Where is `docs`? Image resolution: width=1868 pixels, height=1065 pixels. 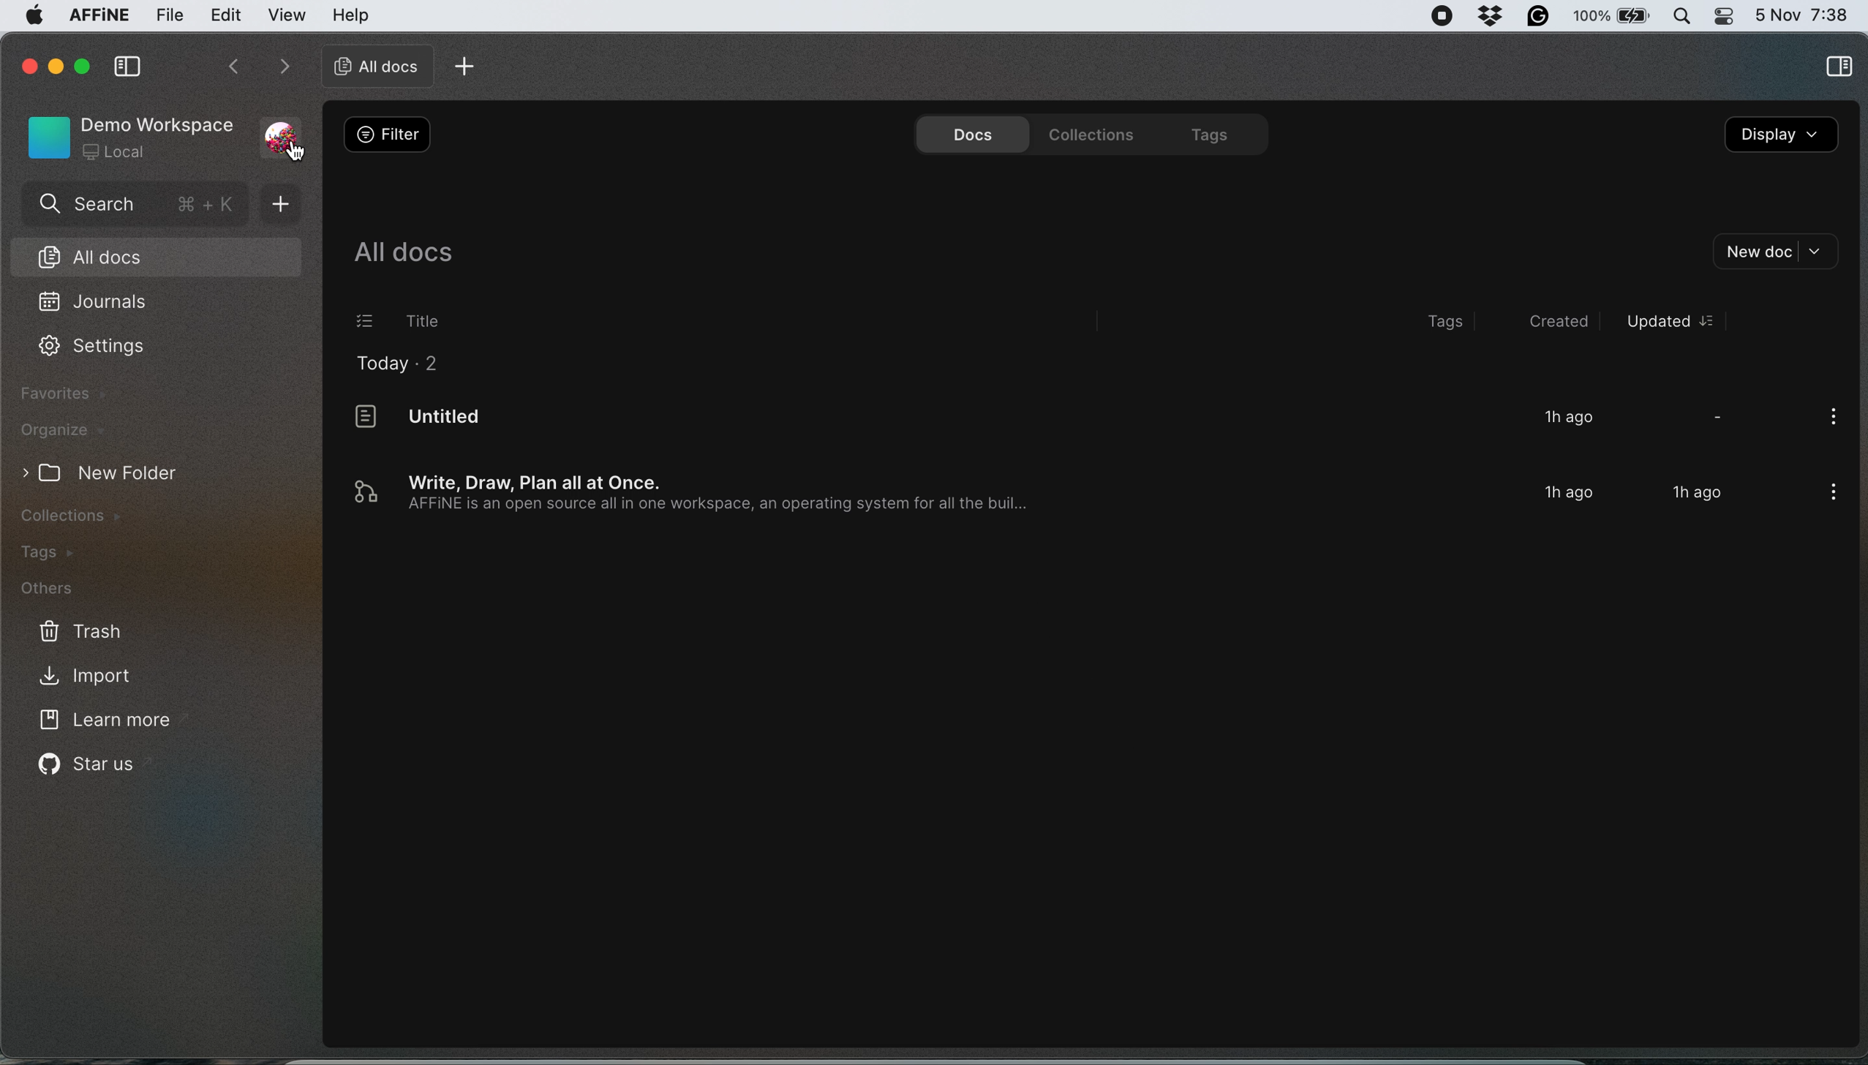 docs is located at coordinates (967, 132).